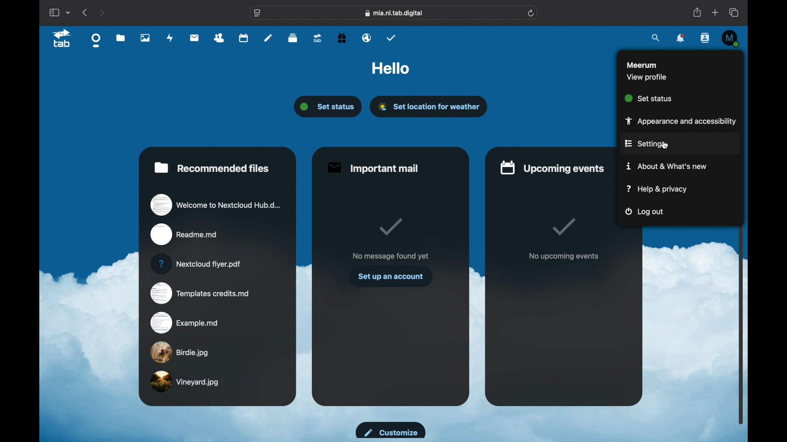 Image resolution: width=787 pixels, height=442 pixels. Describe the element at coordinates (212, 167) in the screenshot. I see `recommendation files` at that location.